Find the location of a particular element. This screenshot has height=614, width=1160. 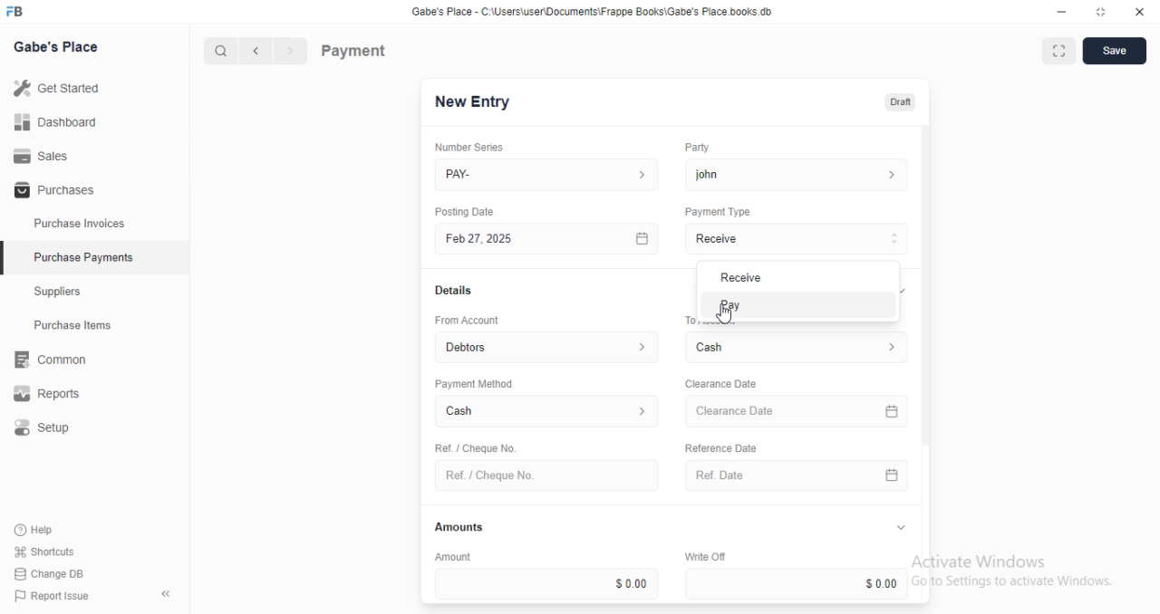

vertical scroll bar is located at coordinates (926, 365).